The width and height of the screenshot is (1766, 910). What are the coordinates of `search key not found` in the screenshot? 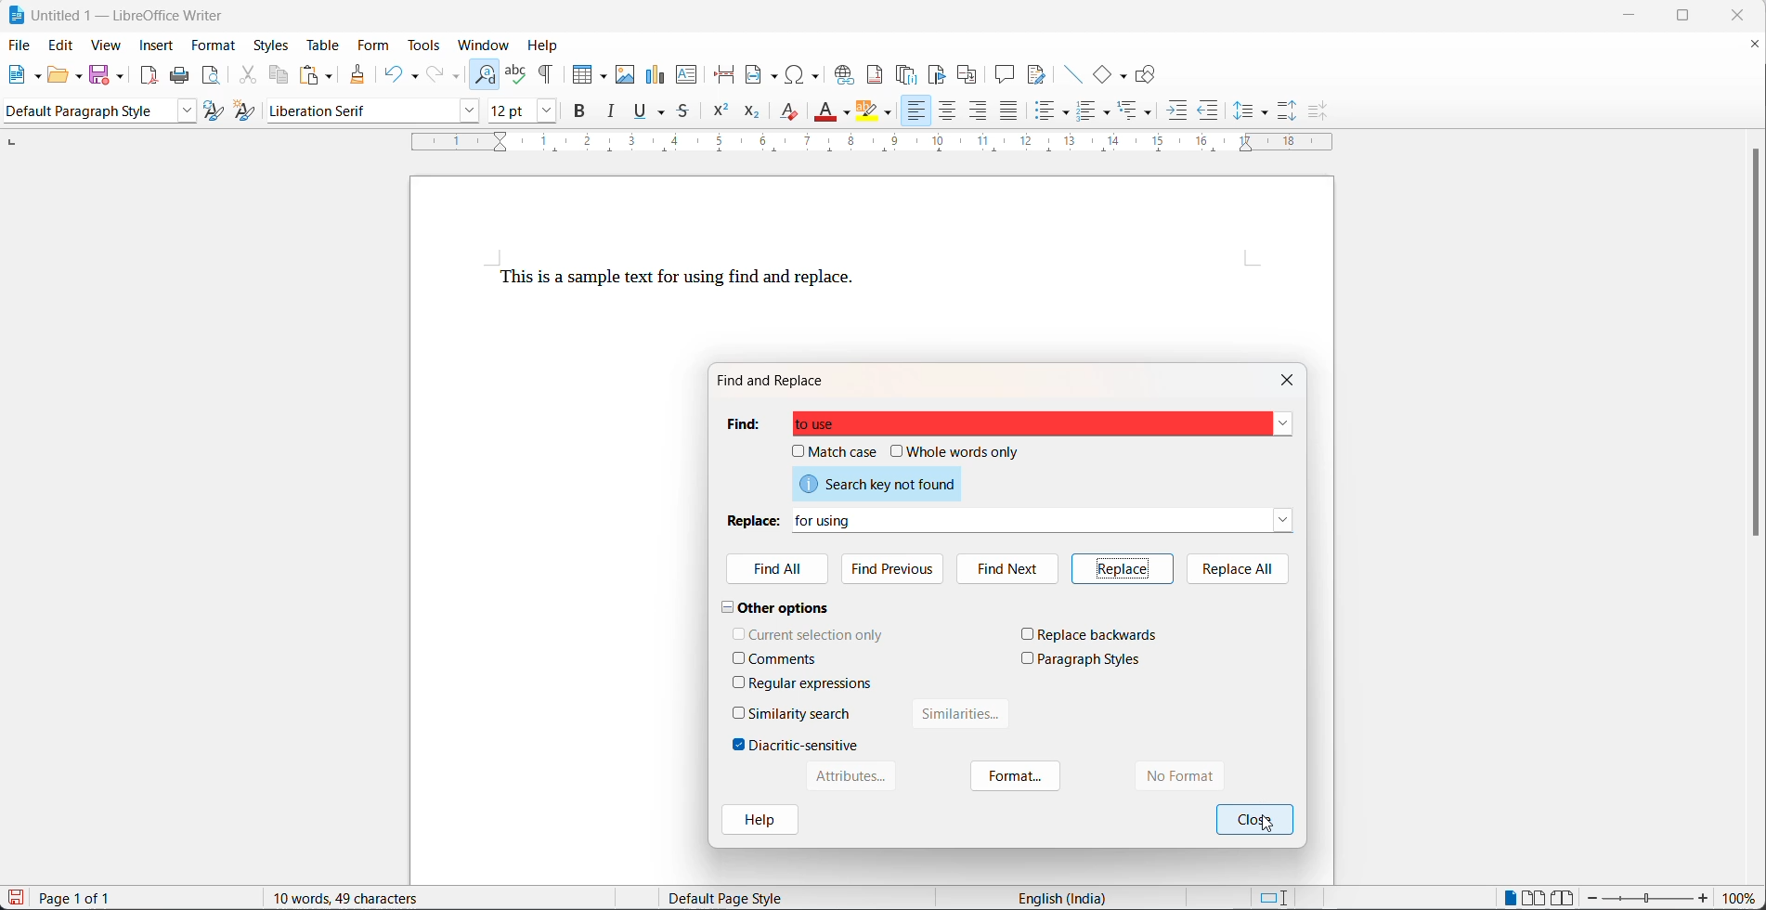 It's located at (875, 486).